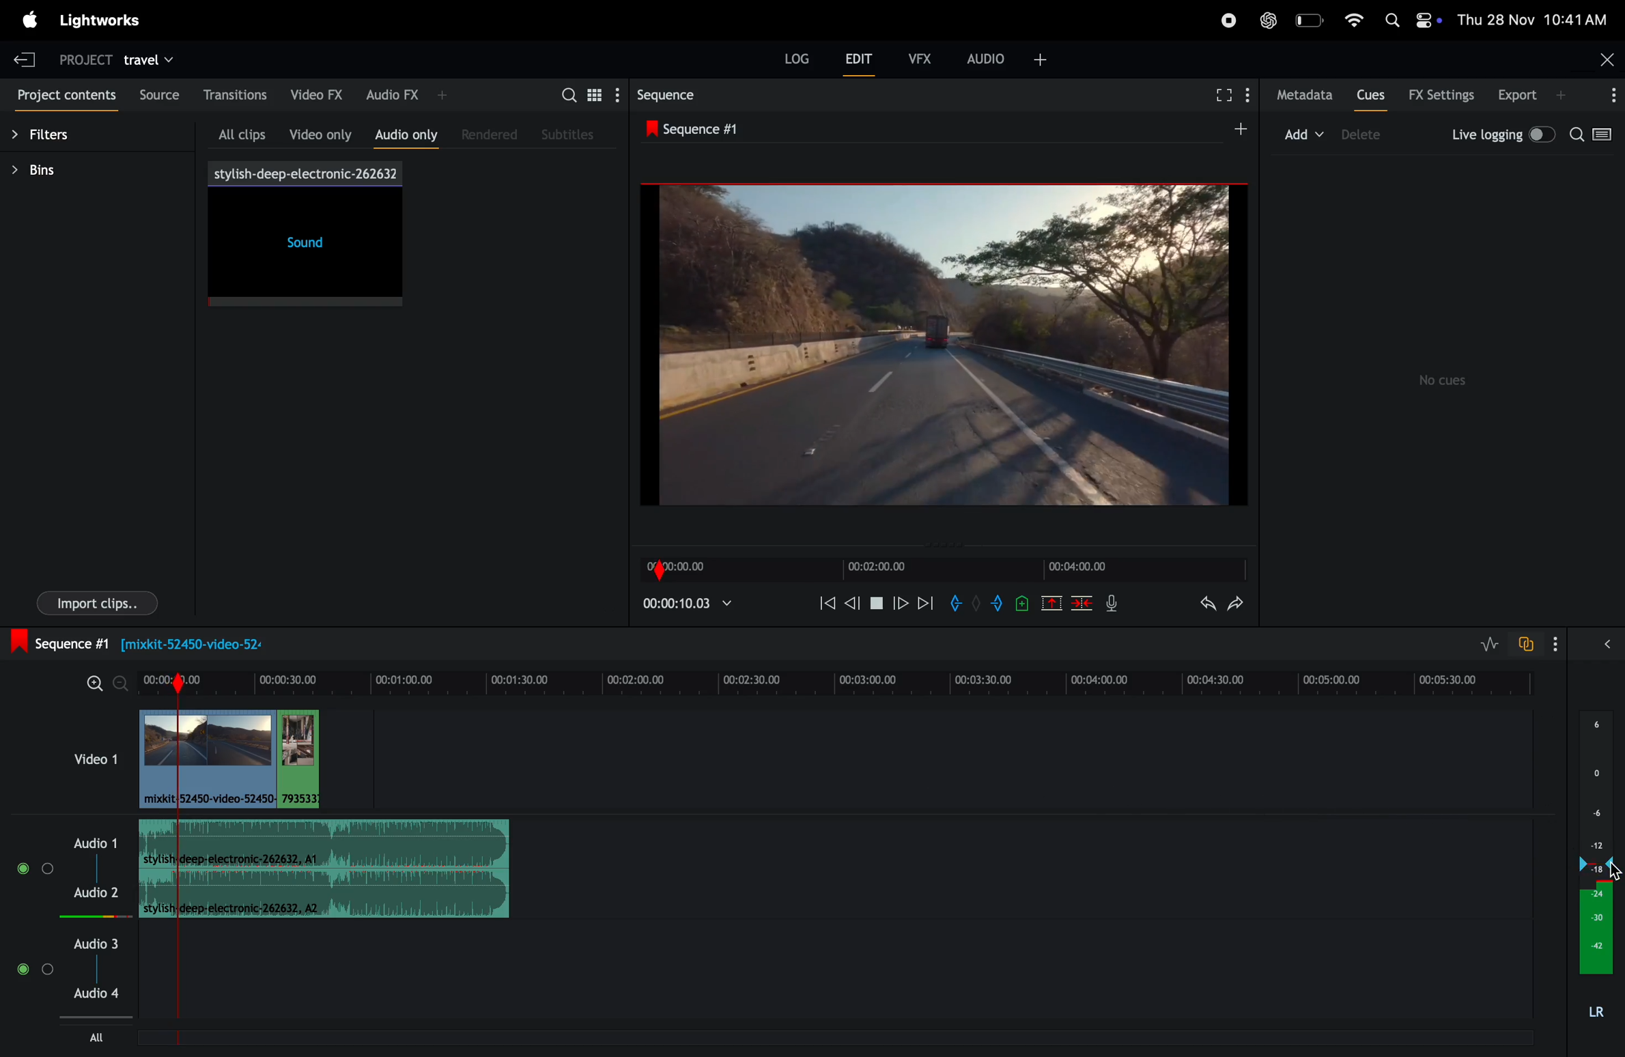 This screenshot has height=1057, width=1625. I want to click on source, so click(156, 94).